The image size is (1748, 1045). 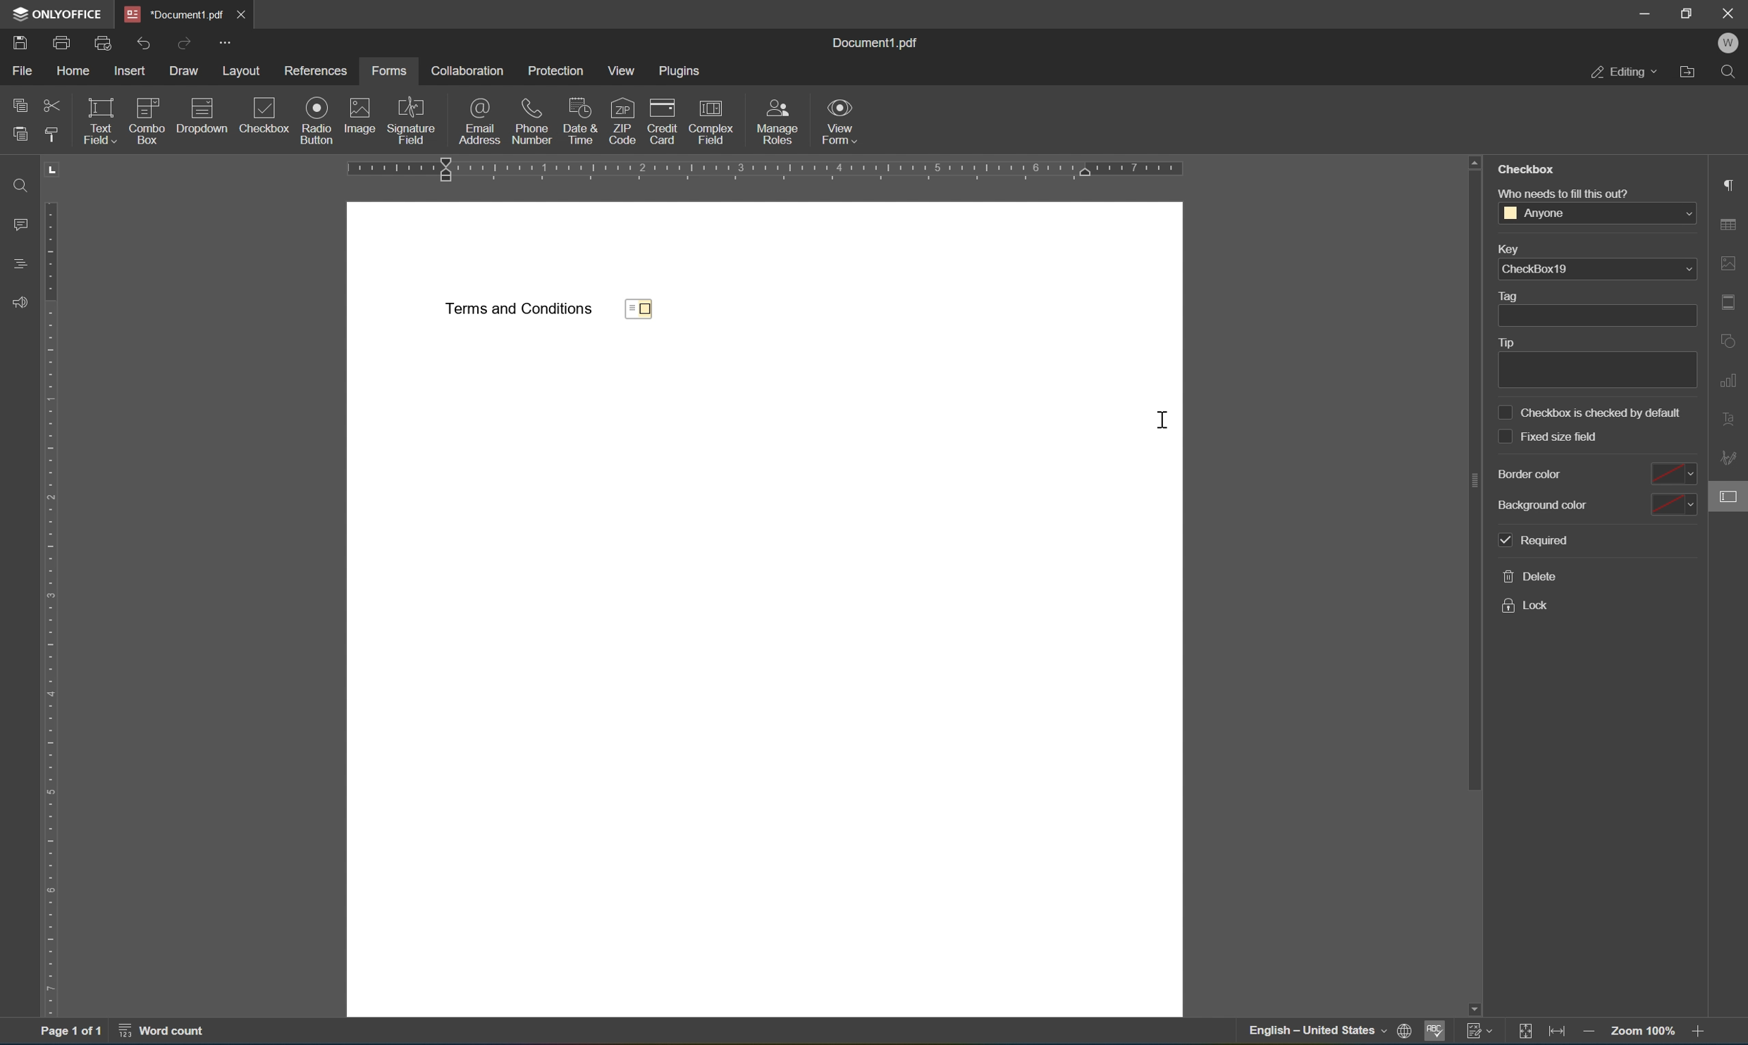 What do you see at coordinates (1535, 213) in the screenshot?
I see `anyone` at bounding box center [1535, 213].